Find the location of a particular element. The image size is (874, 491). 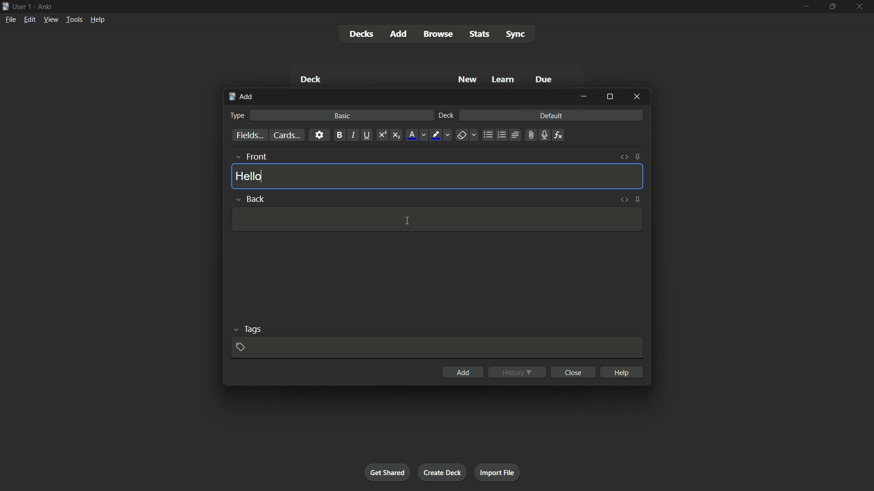

cards is located at coordinates (286, 135).